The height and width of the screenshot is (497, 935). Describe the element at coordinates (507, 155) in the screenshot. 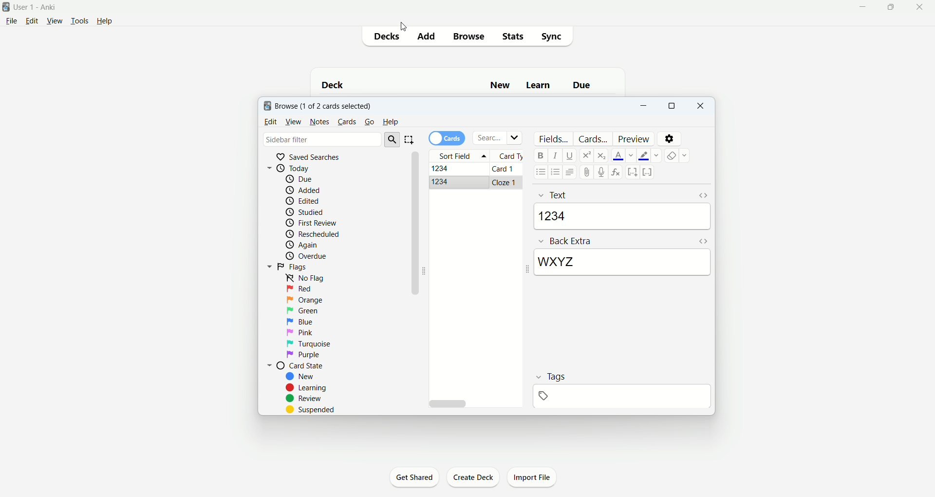

I see `card type` at that location.